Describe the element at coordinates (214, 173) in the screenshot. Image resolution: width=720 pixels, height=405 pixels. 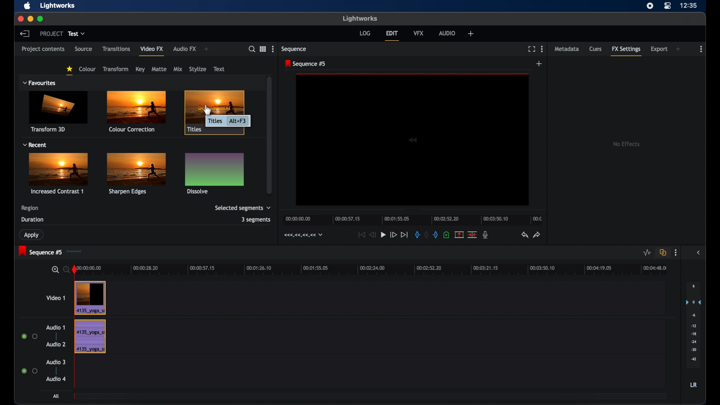
I see `dissolve` at that location.